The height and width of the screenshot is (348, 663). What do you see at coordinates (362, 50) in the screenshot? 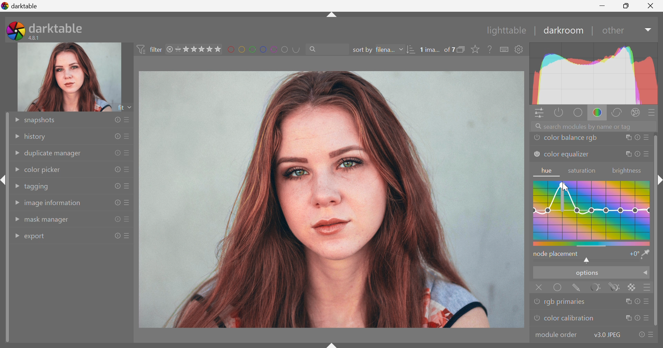
I see `sort by` at bounding box center [362, 50].